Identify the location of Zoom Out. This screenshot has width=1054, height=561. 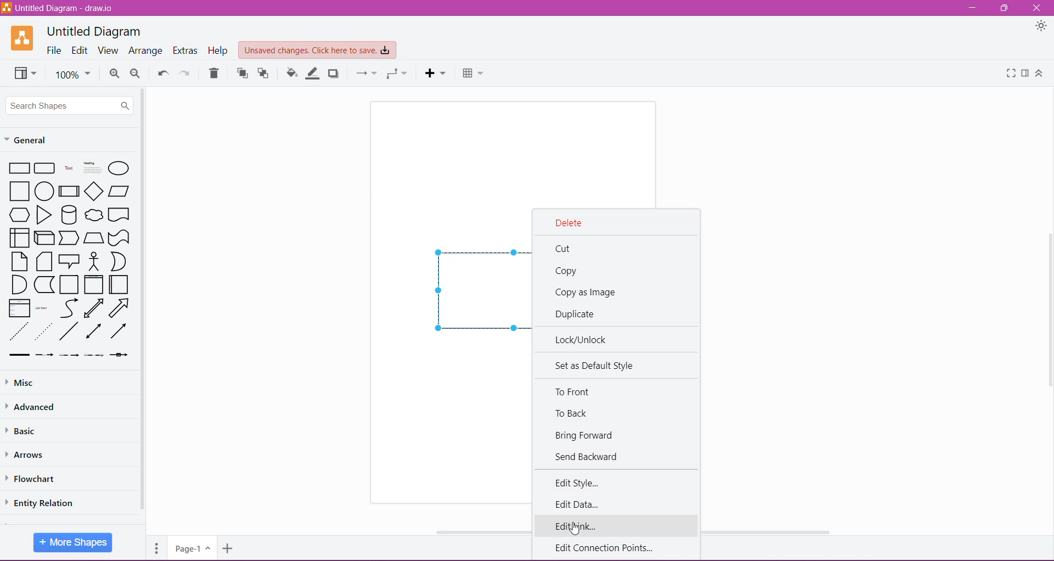
(136, 74).